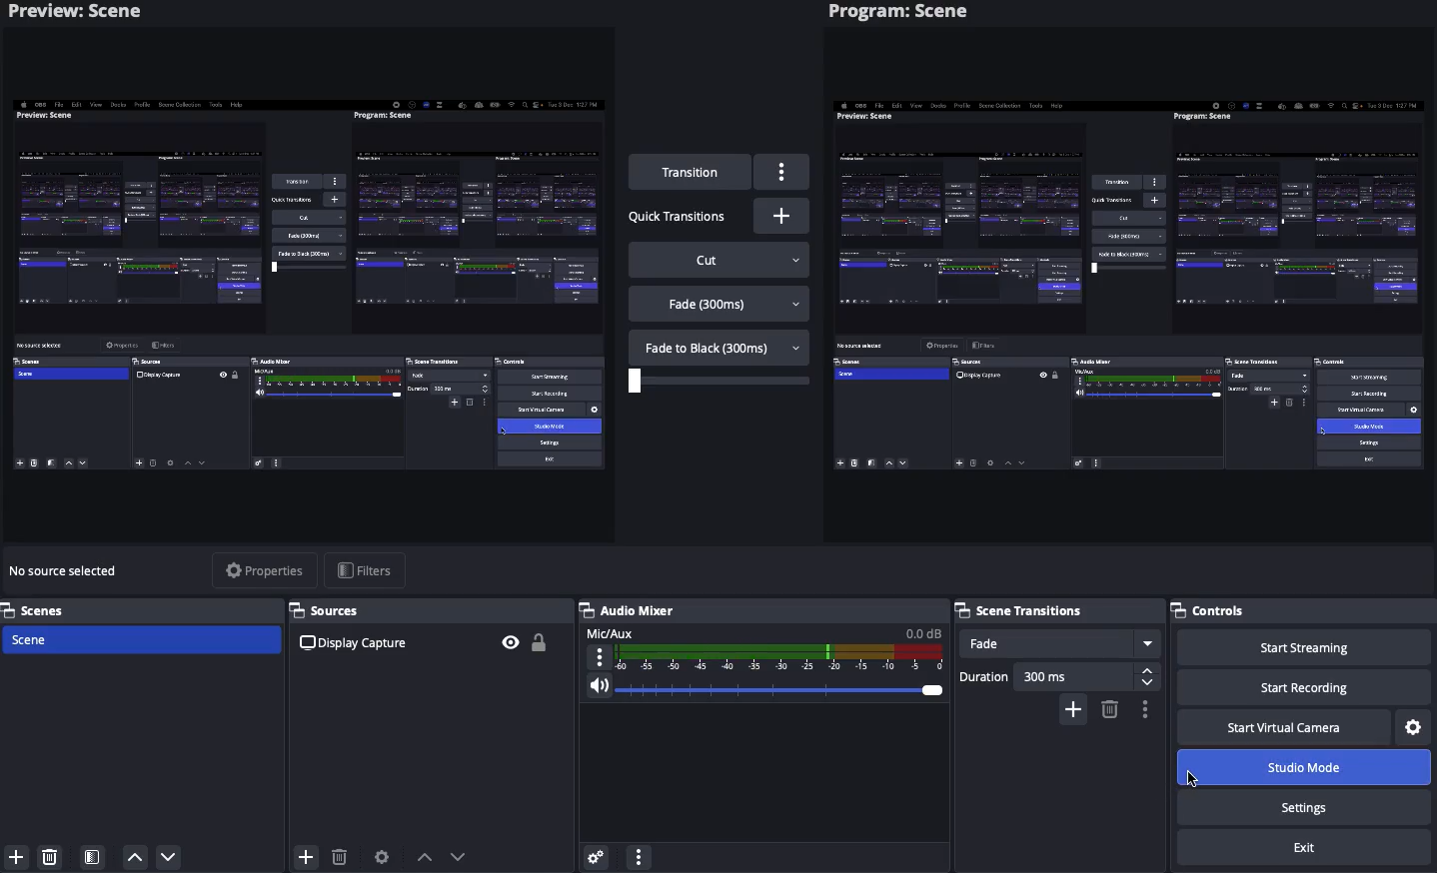 Image resolution: width=1437 pixels, height=873 pixels. Describe the element at coordinates (1058, 677) in the screenshot. I see `Duration` at that location.